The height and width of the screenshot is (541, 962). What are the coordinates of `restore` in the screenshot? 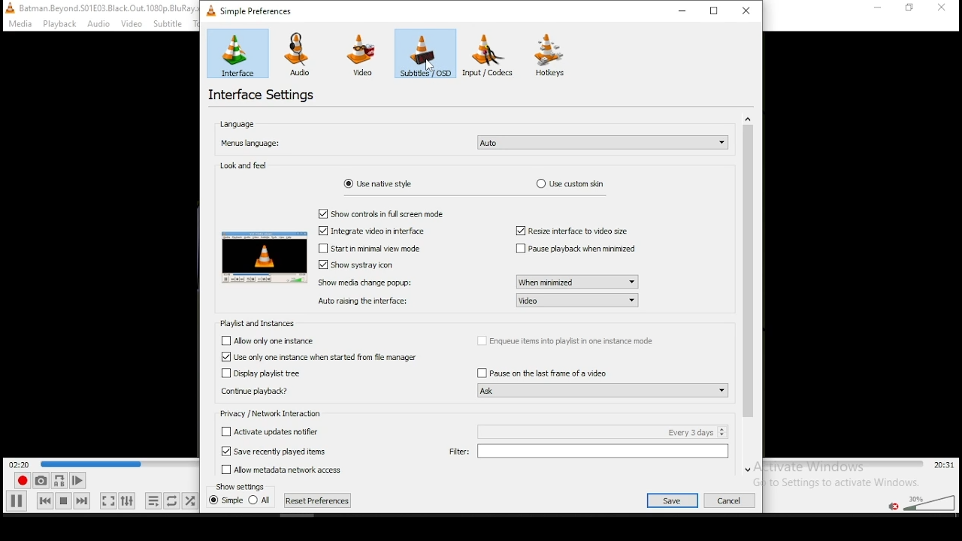 It's located at (715, 10).